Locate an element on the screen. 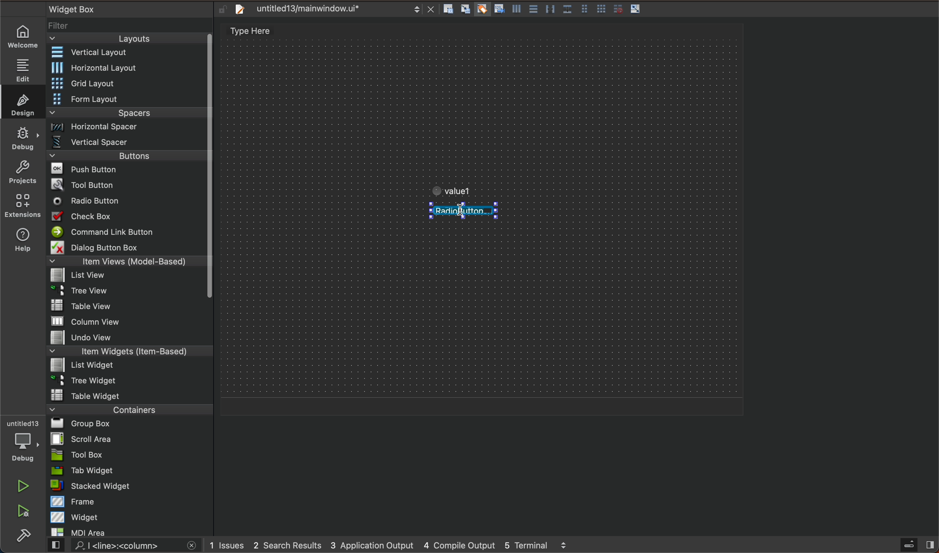 The image size is (939, 553). widget box is located at coordinates (119, 9).